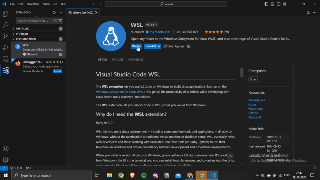 This screenshot has height=180, width=320. I want to click on Linux-based tools, runtimes, and utilities., so click(123, 97).